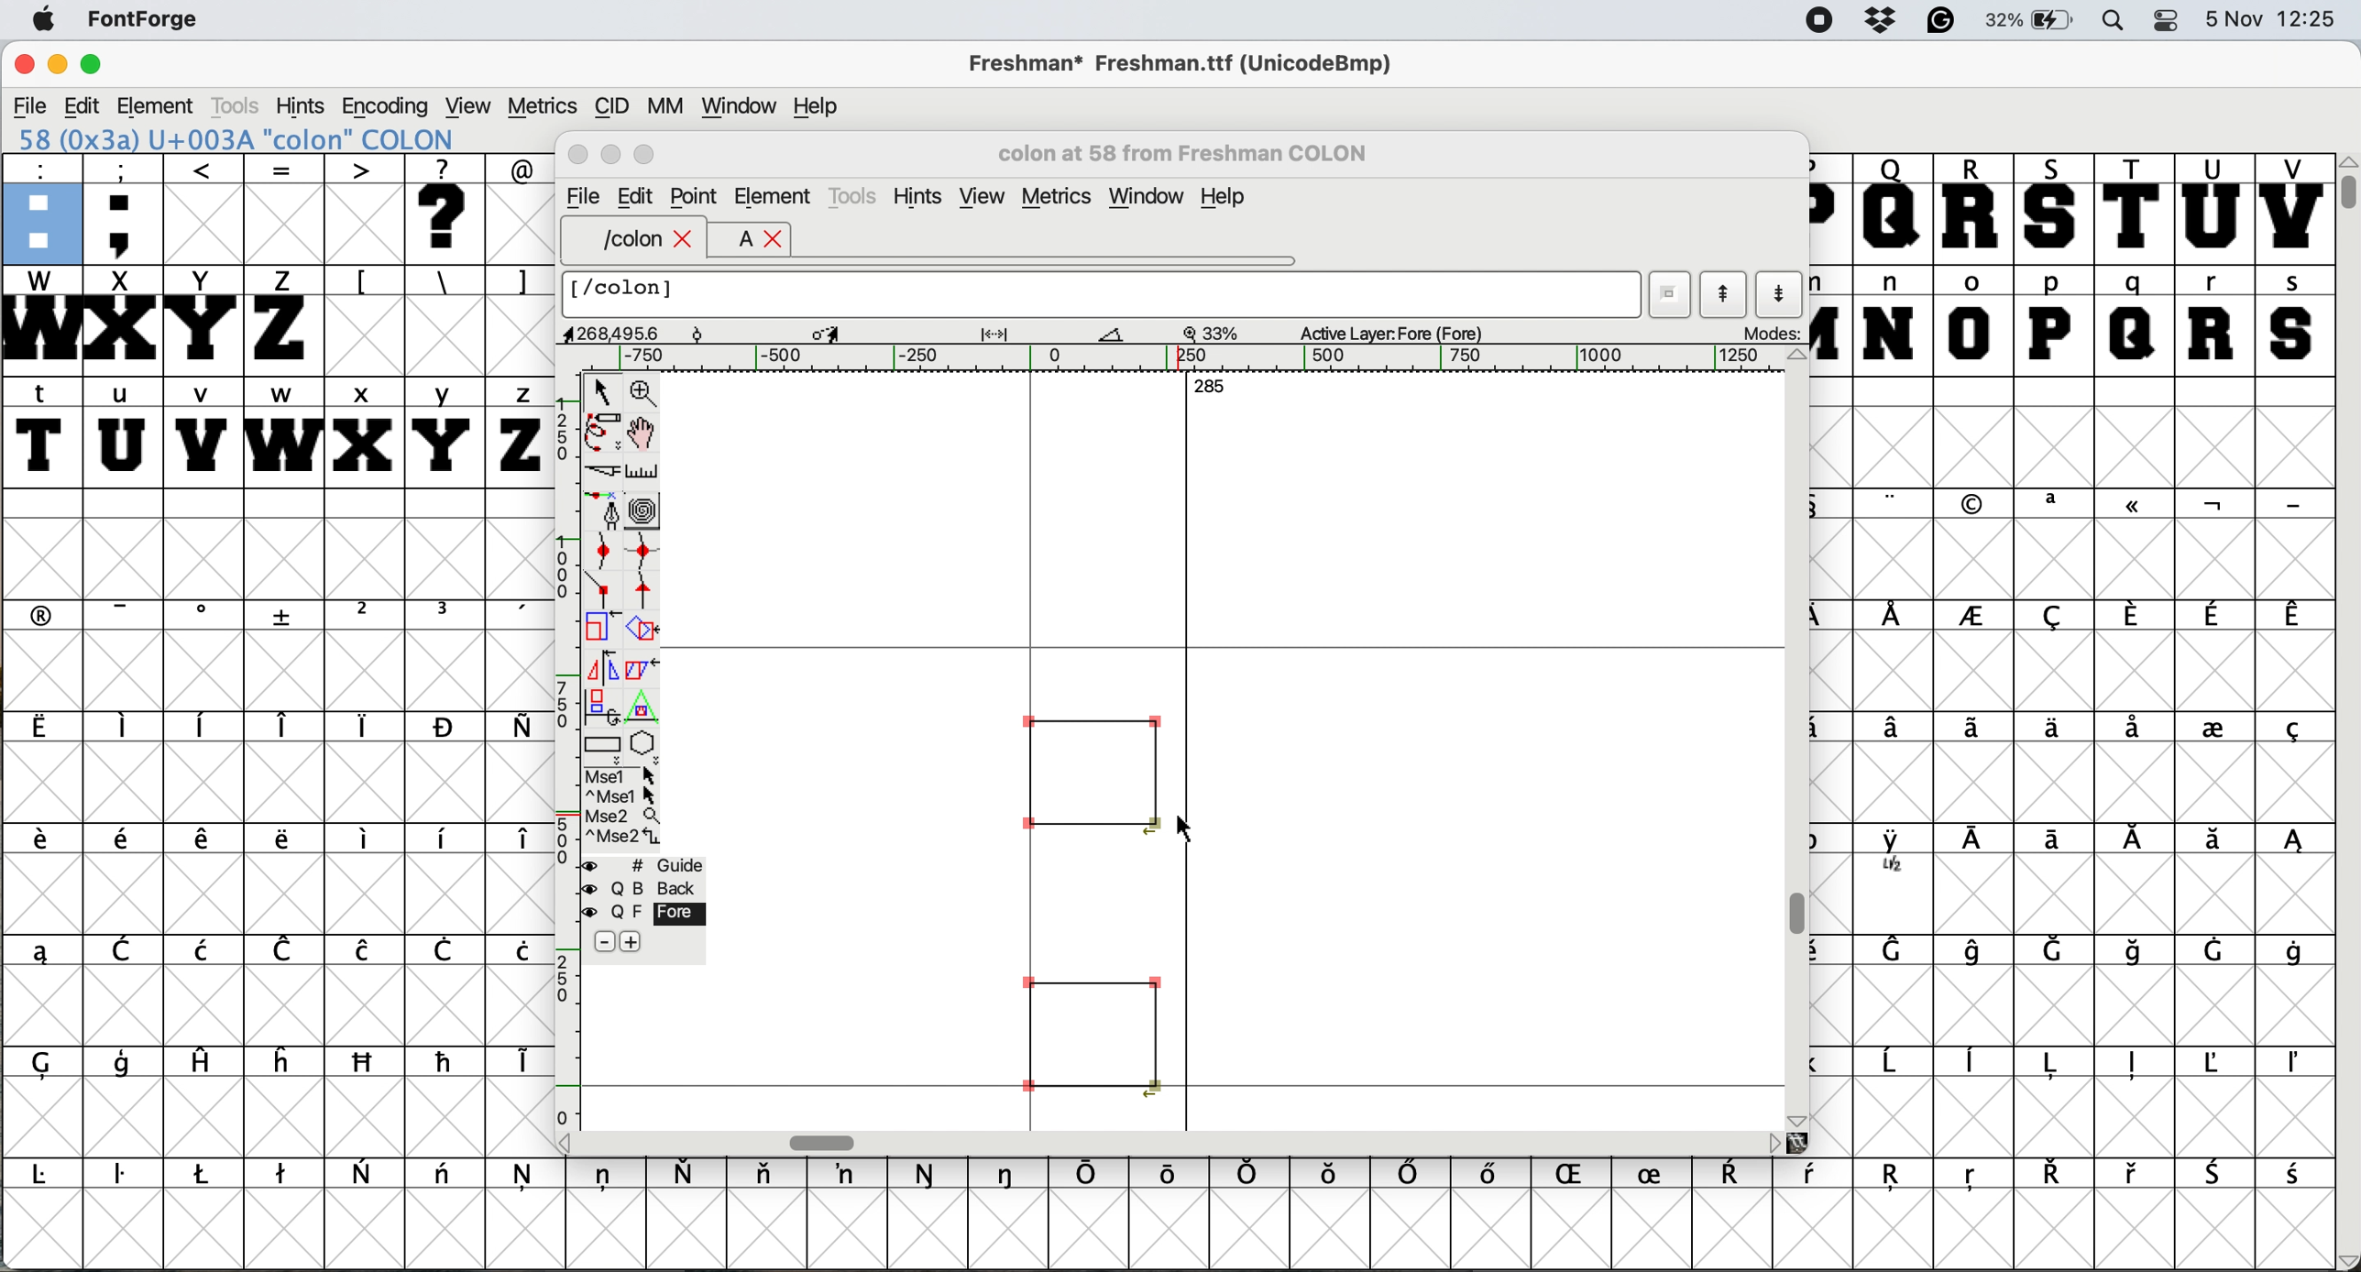  What do you see at coordinates (2060, 841) in the screenshot?
I see `symbol` at bounding box center [2060, 841].